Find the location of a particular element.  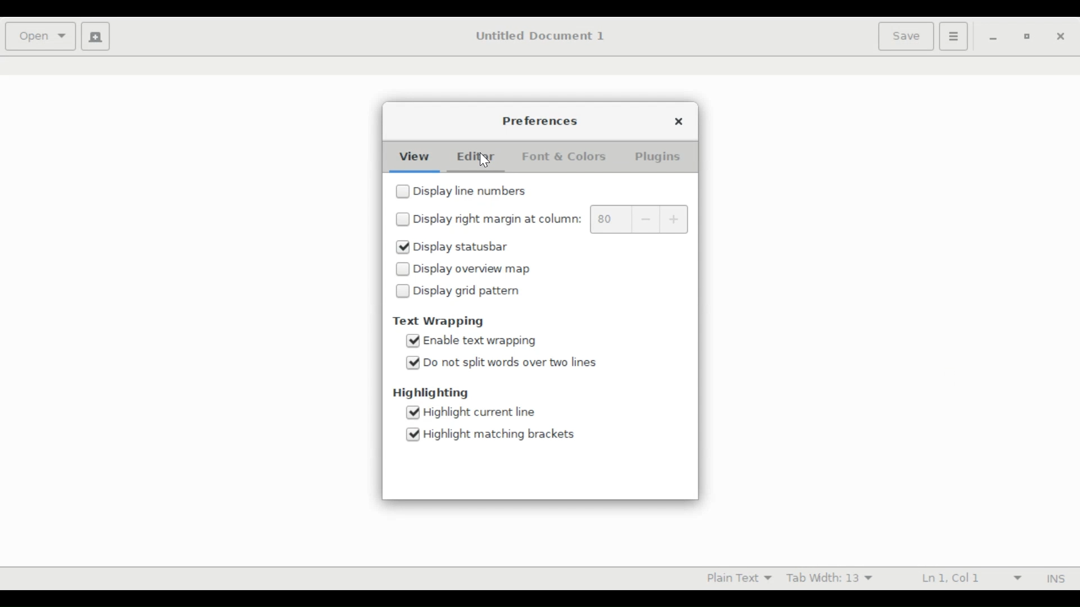

Unselected is located at coordinates (402, 191).